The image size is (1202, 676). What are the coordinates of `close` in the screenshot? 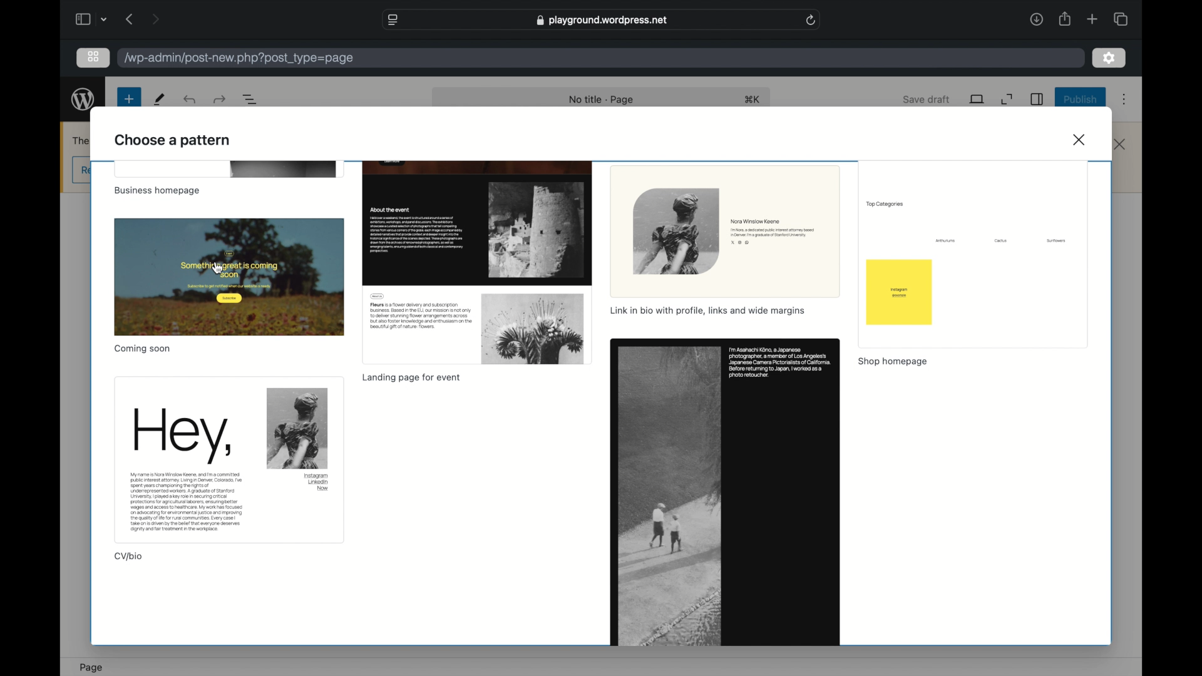 It's located at (1121, 145).